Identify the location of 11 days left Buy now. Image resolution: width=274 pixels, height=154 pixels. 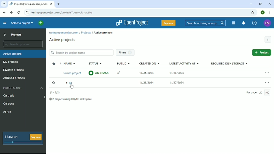
(23, 138).